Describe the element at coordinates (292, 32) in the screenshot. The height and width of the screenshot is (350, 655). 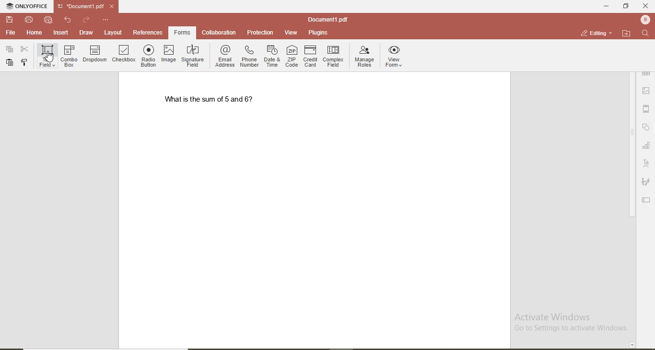
I see `view` at that location.